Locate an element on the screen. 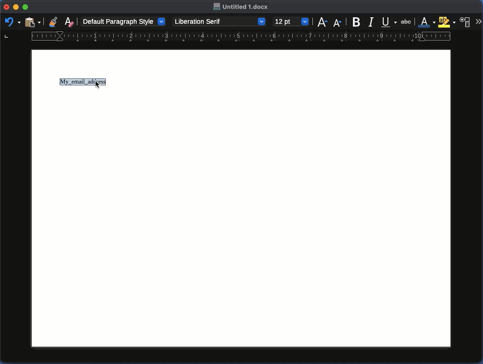 This screenshot has width=483, height=364. Untitled. 1 docx is located at coordinates (241, 7).